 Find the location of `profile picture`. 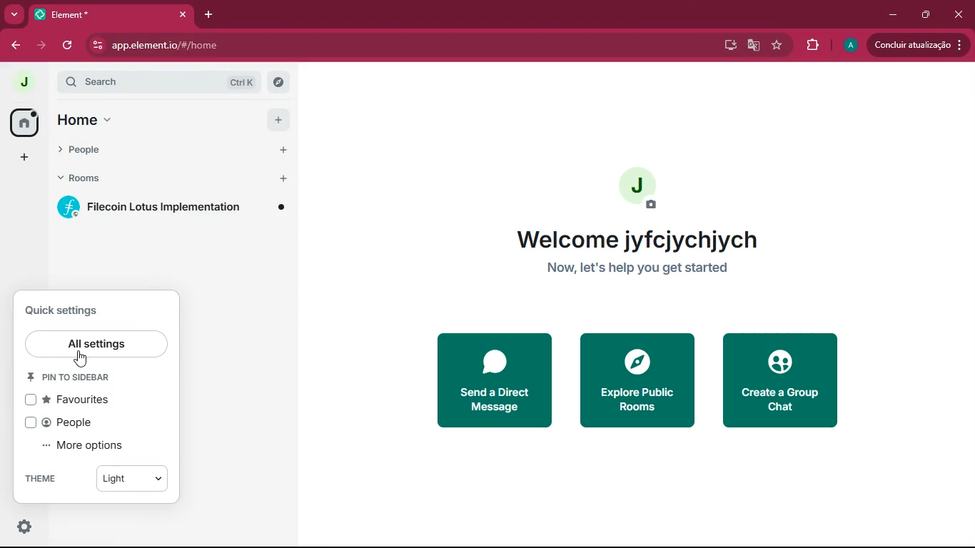

profile picture is located at coordinates (26, 83).